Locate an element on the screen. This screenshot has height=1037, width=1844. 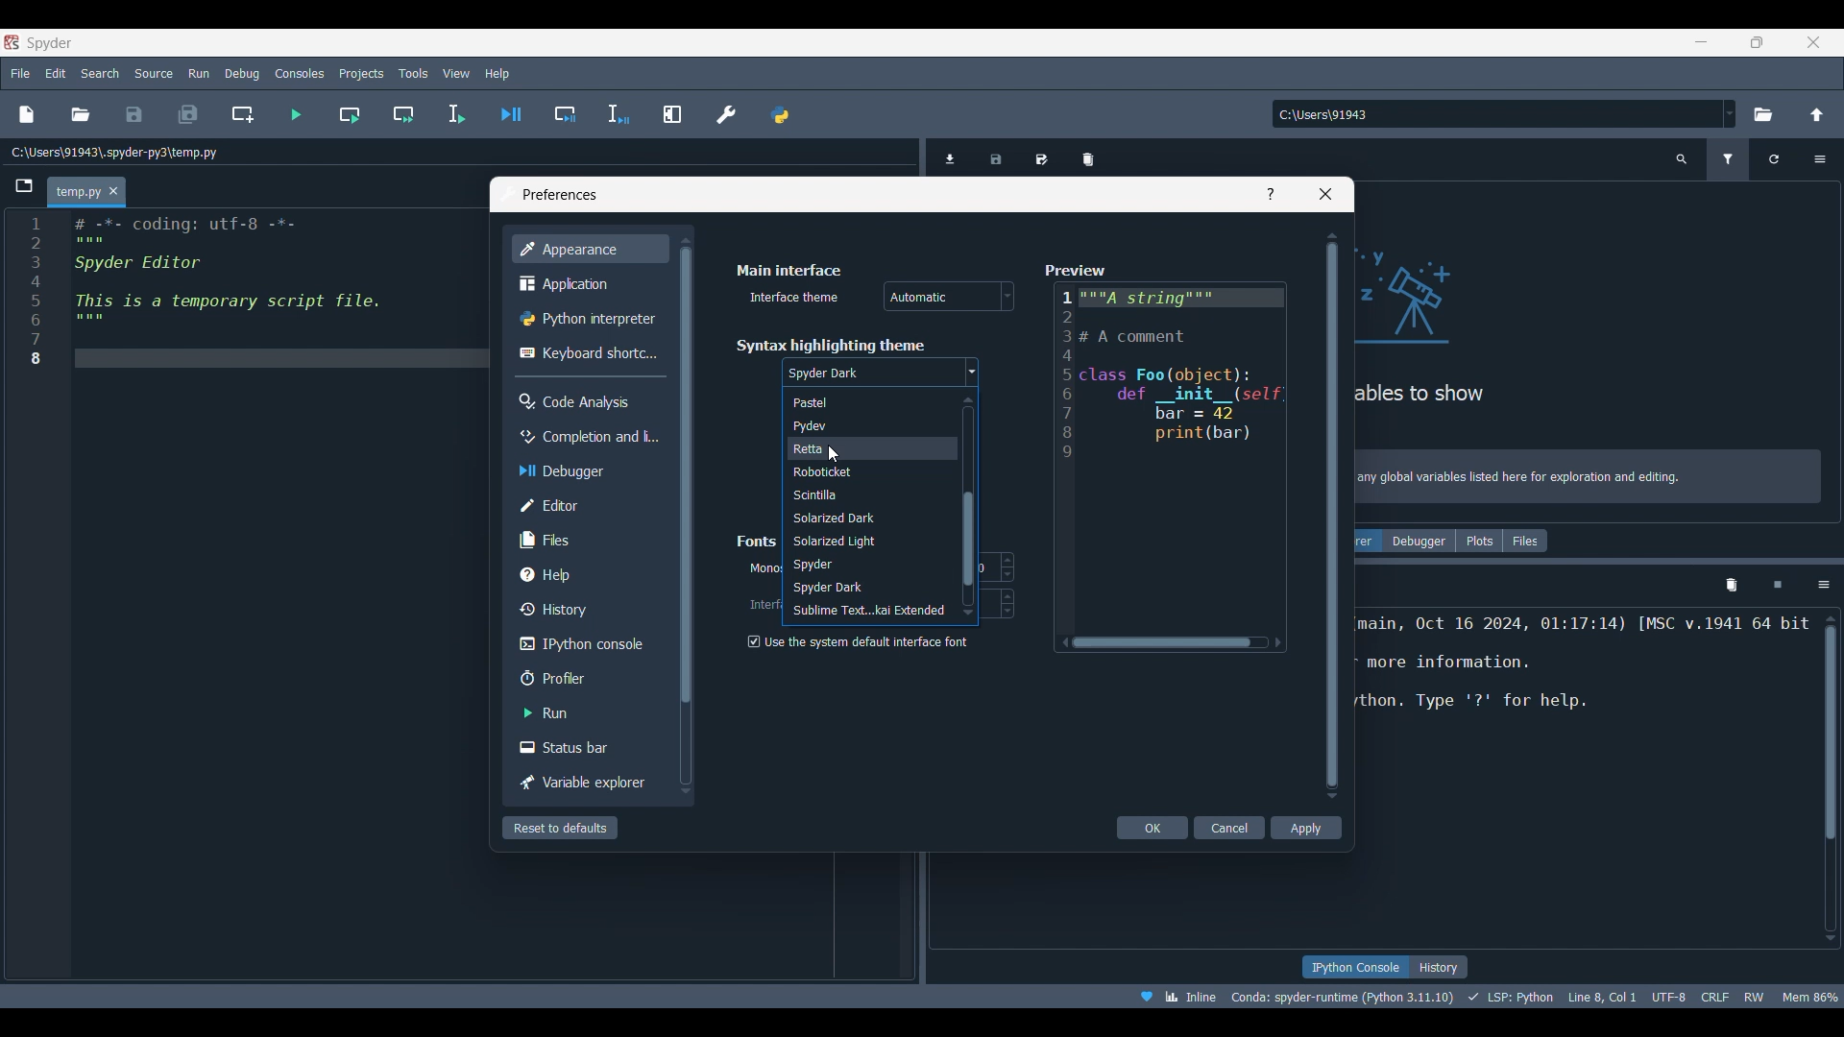
Debug file is located at coordinates (512, 114).